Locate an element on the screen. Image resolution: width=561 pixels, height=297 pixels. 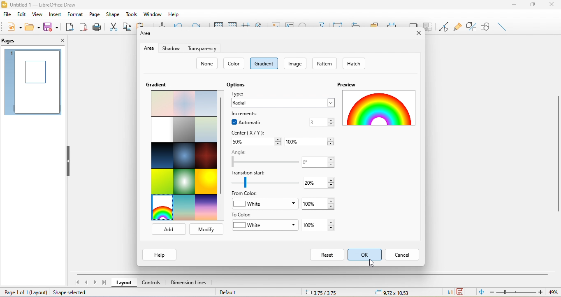
blue touch is located at coordinates (206, 104).